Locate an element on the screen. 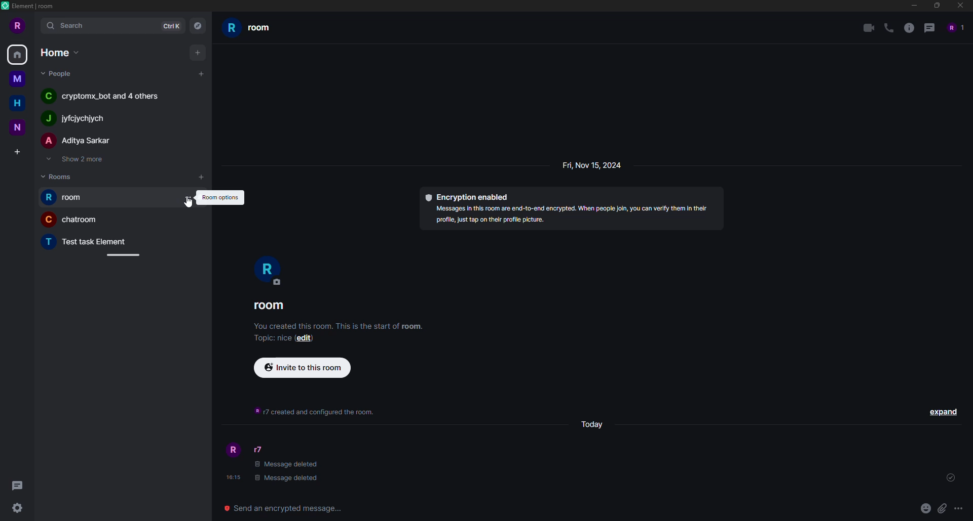 Image resolution: width=973 pixels, height=521 pixels. r room is located at coordinates (68, 197).